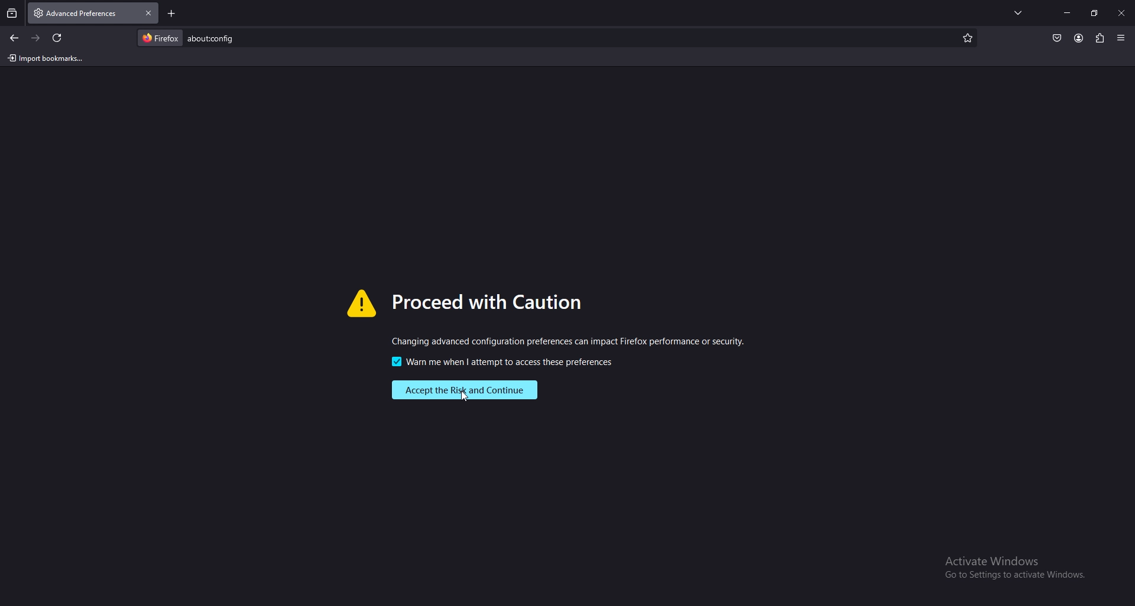  Describe the element at coordinates (466, 305) in the screenshot. I see `warning` at that location.